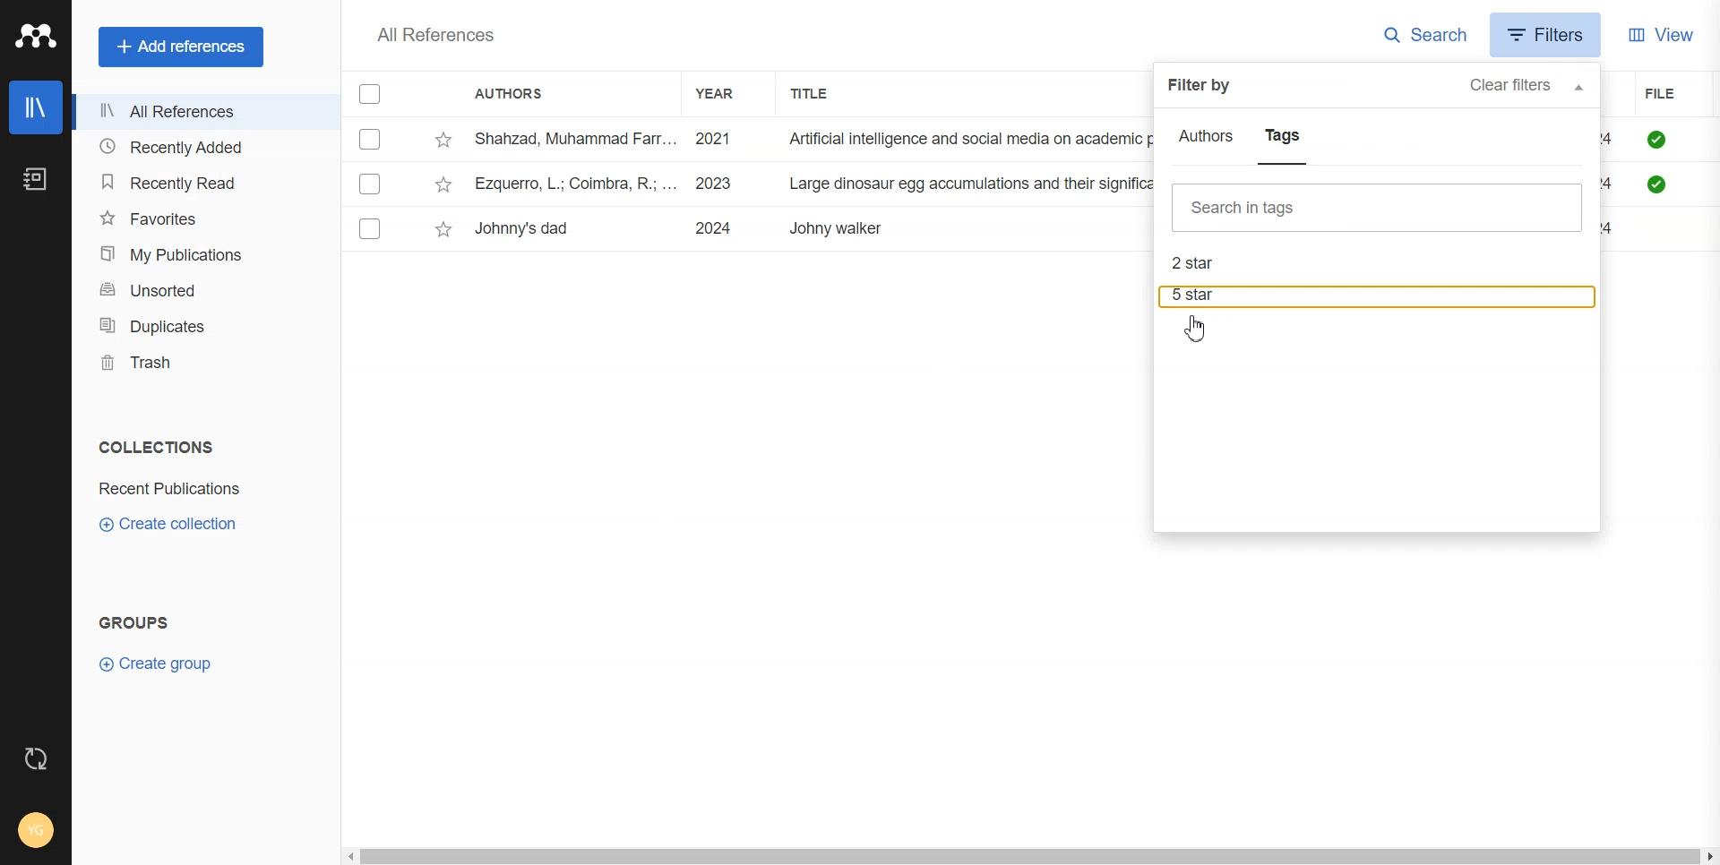  Describe the element at coordinates (443, 230) in the screenshot. I see `star` at that location.